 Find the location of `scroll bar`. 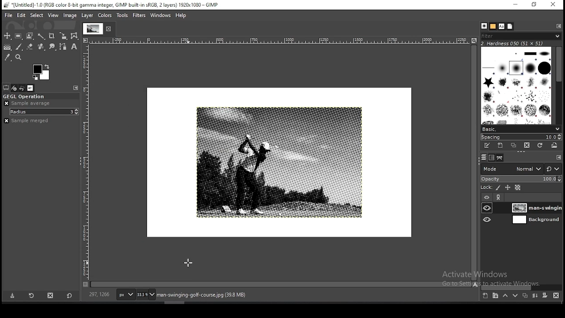

scroll bar is located at coordinates (281, 285).